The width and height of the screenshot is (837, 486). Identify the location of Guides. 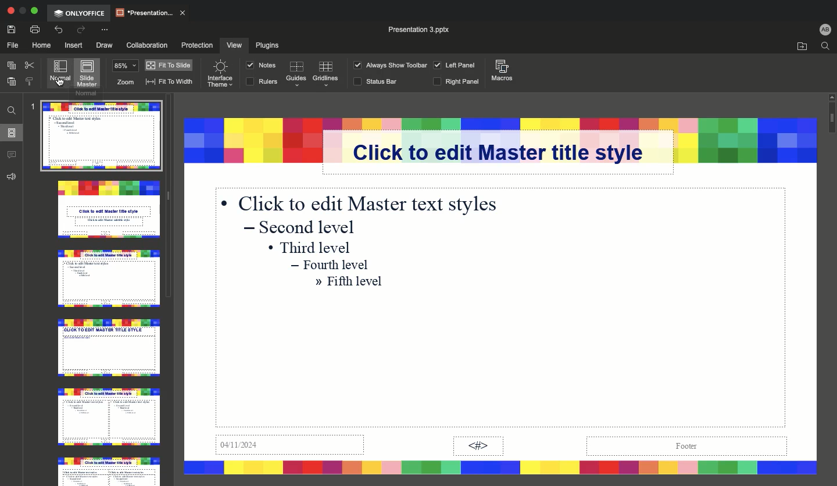
(295, 74).